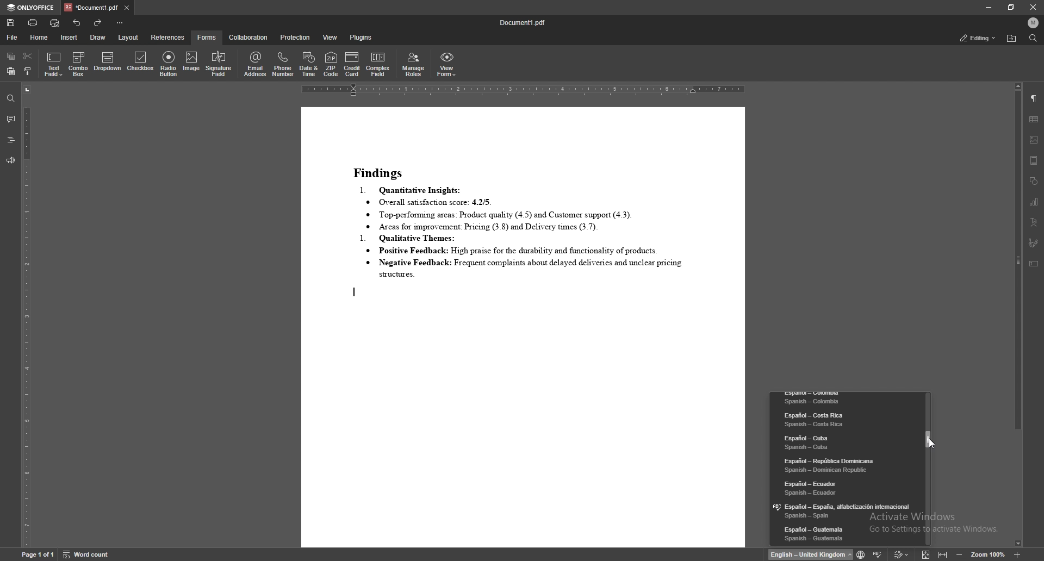 This screenshot has height=561, width=1044. What do you see at coordinates (79, 64) in the screenshot?
I see `combo box` at bounding box center [79, 64].